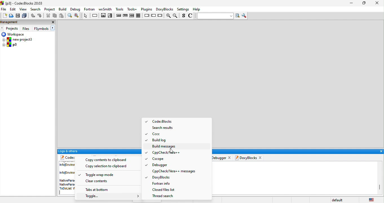 This screenshot has width=384, height=203. Describe the element at coordinates (246, 158) in the screenshot. I see `doxyblocks` at that location.